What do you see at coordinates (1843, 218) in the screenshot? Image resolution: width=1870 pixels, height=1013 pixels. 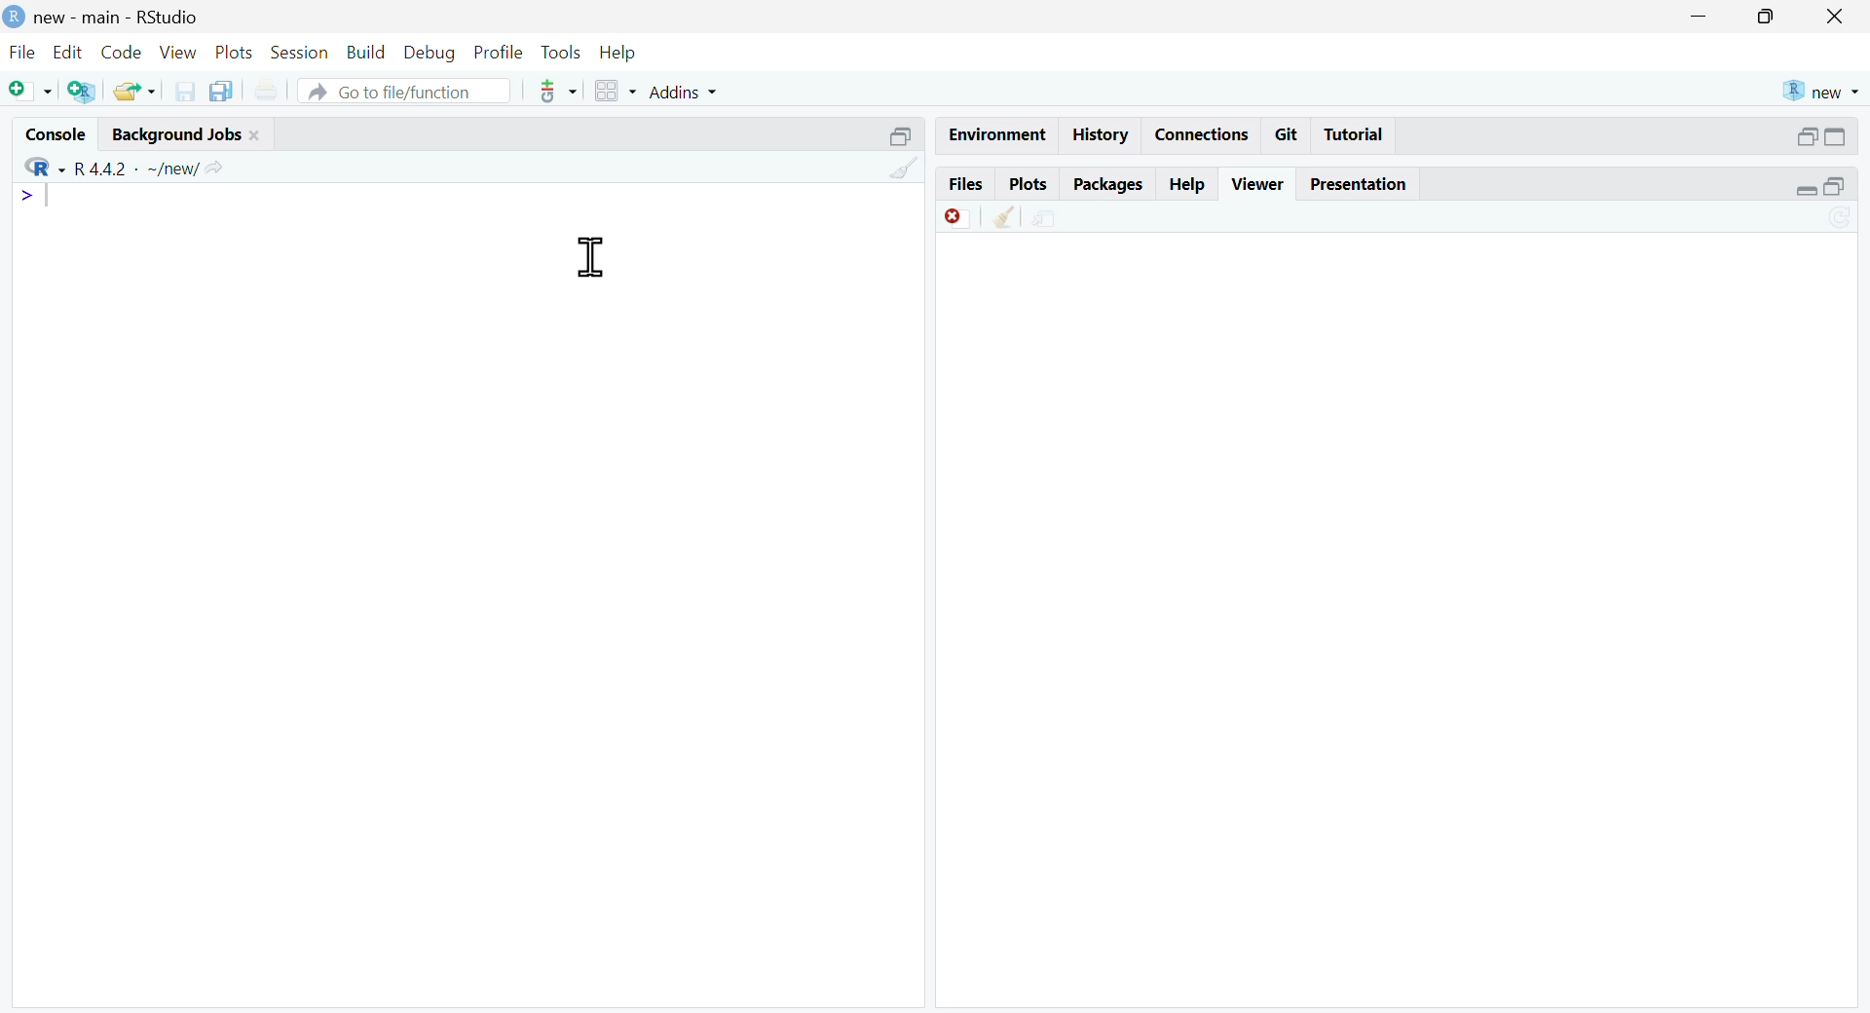 I see `Sync` at bounding box center [1843, 218].